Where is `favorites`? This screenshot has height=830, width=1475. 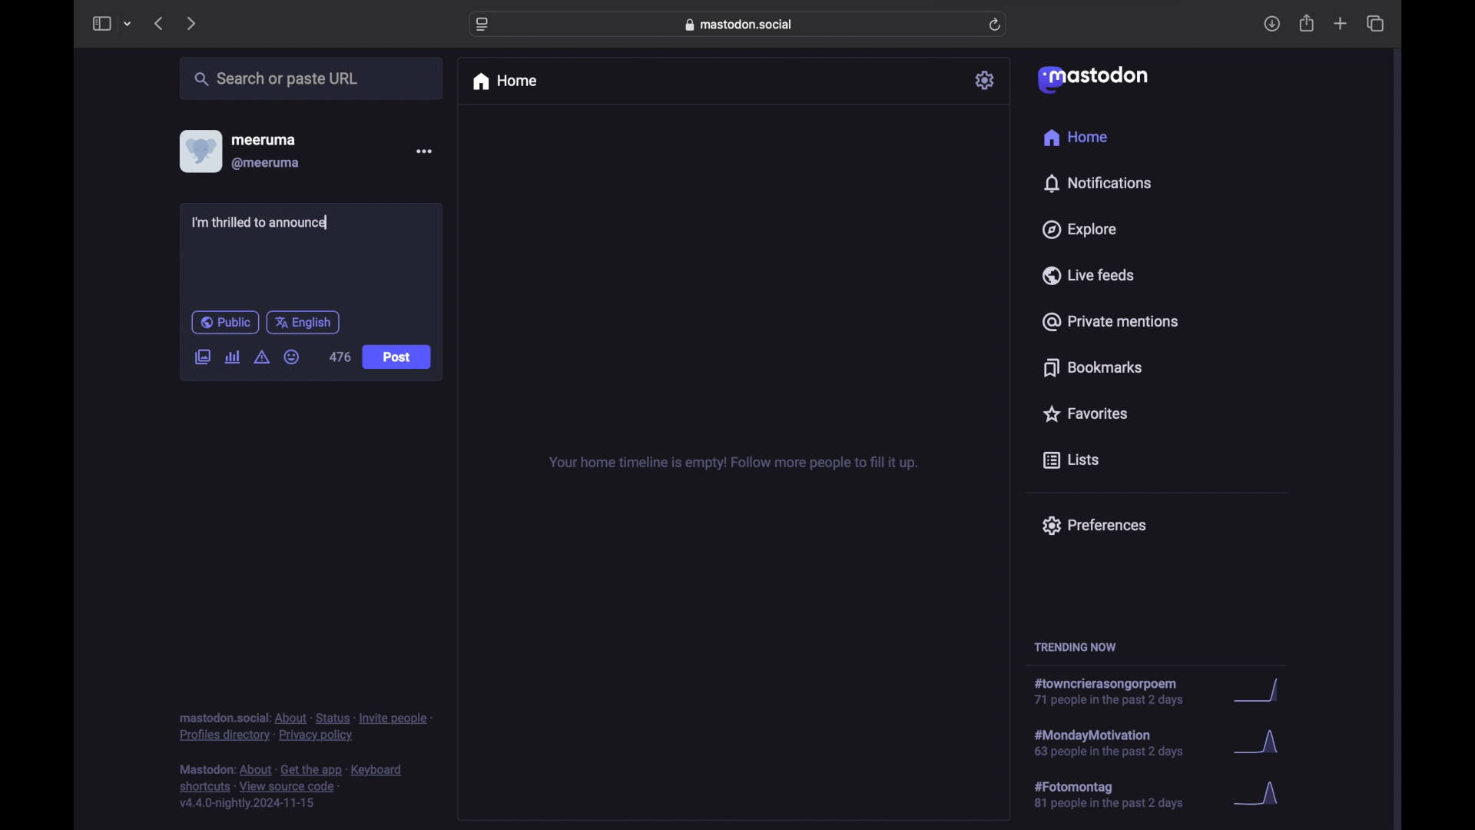
favorites is located at coordinates (1085, 413).